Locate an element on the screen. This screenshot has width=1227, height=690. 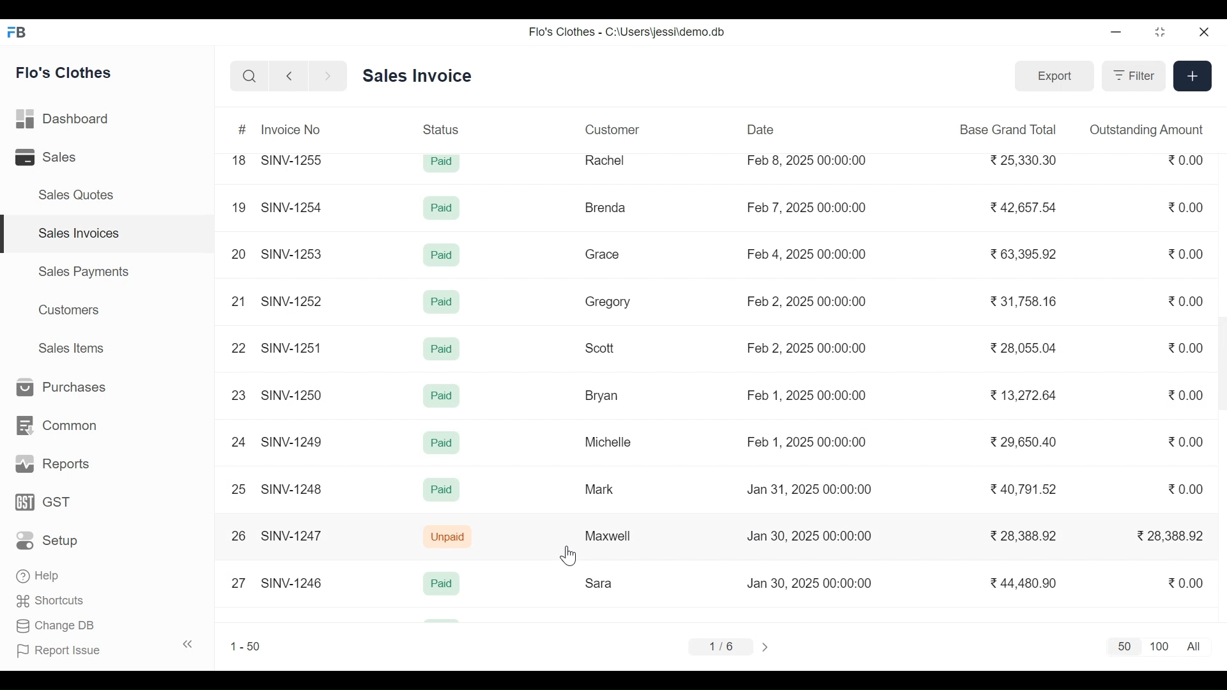
28,388.92 is located at coordinates (1028, 536).